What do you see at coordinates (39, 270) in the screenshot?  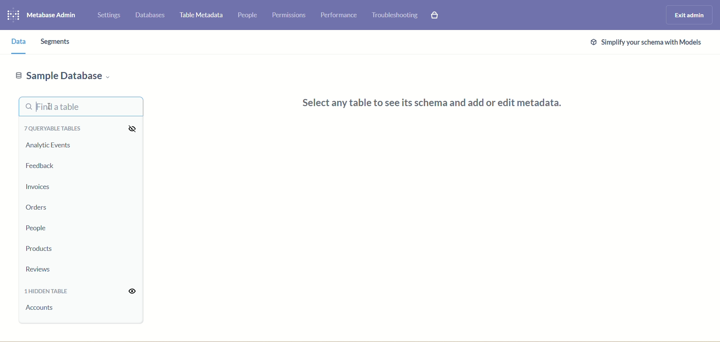 I see `reviews` at bounding box center [39, 270].